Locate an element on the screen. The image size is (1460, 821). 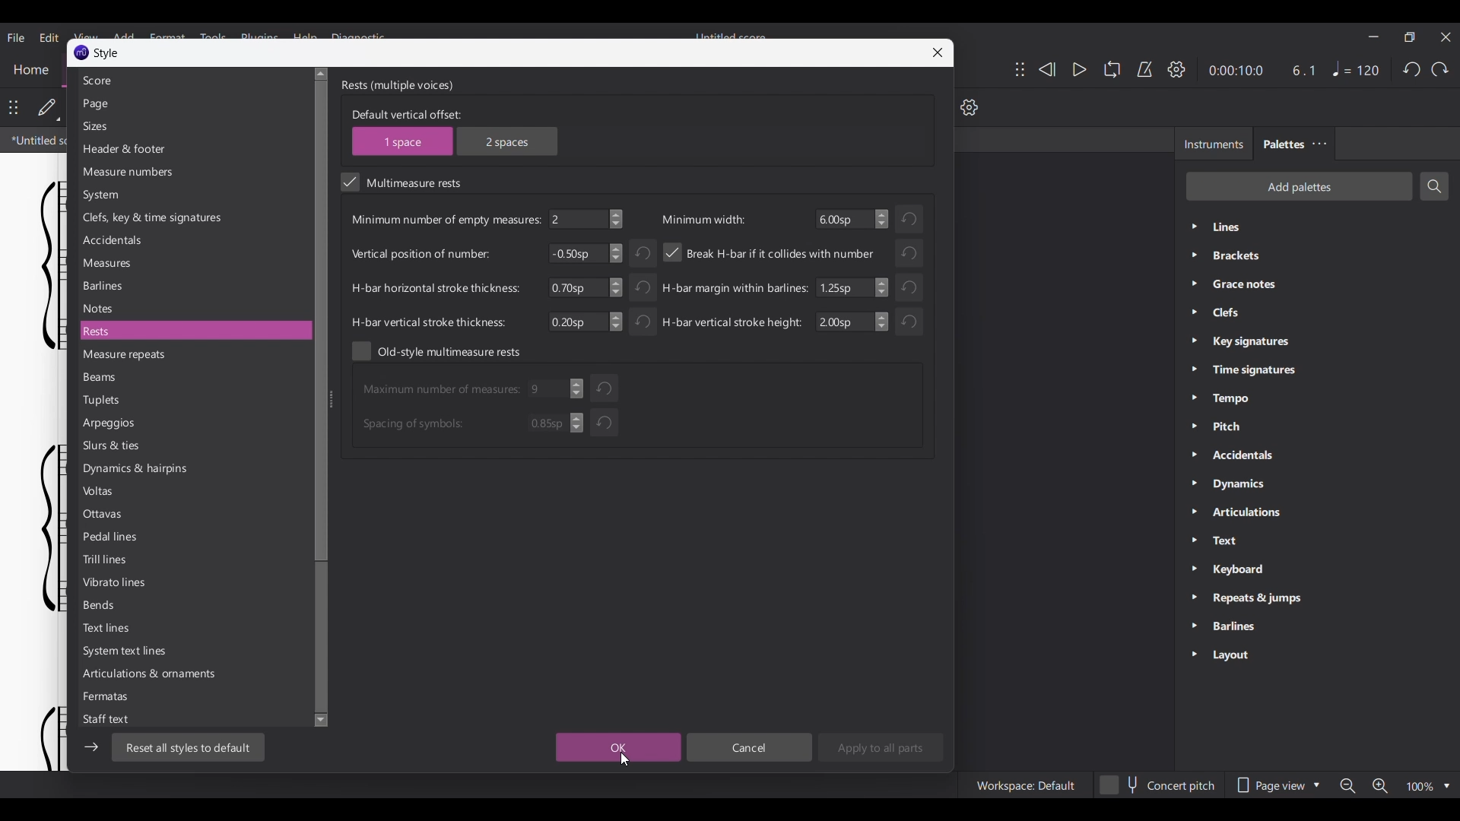
Name of current window is located at coordinates (106, 53).